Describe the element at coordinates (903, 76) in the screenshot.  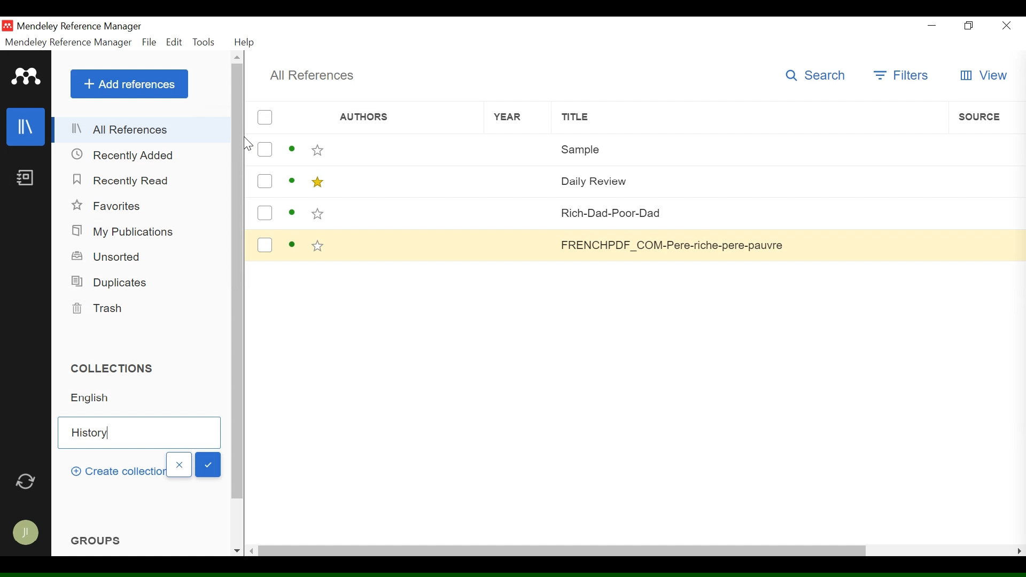
I see `Filters` at that location.